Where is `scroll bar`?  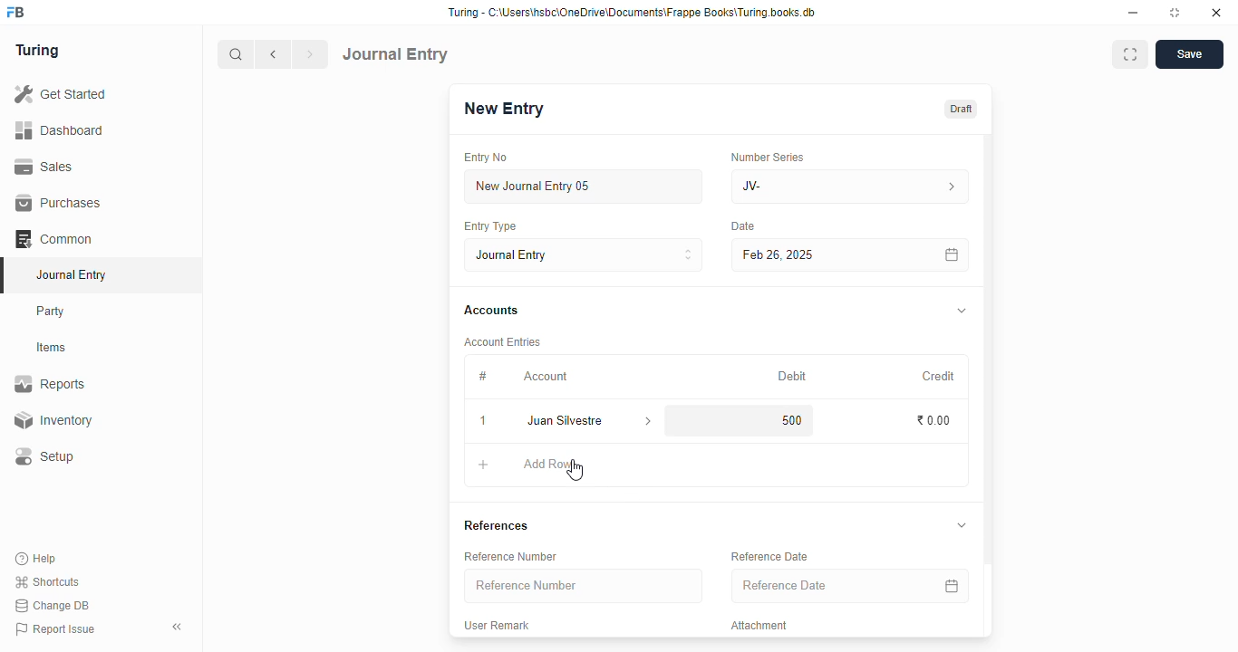
scroll bar is located at coordinates (989, 384).